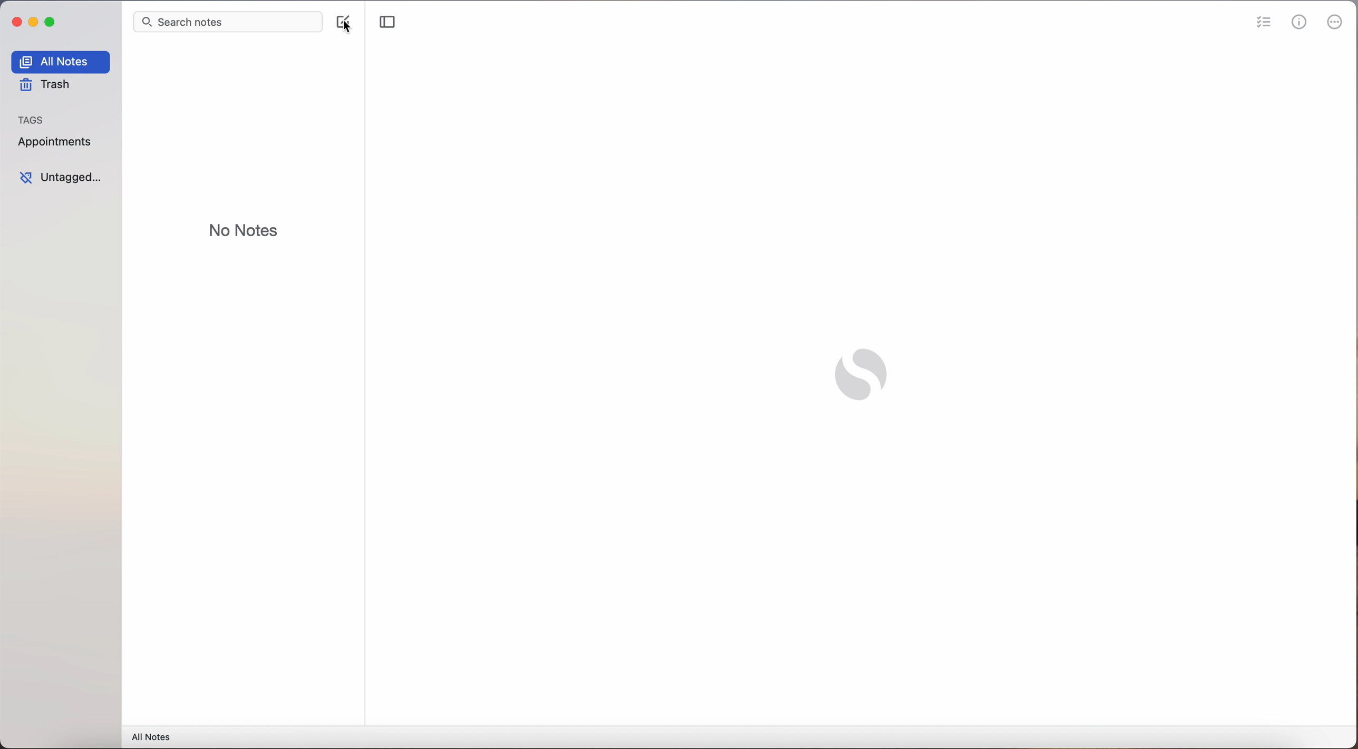  I want to click on check list, so click(1264, 23).